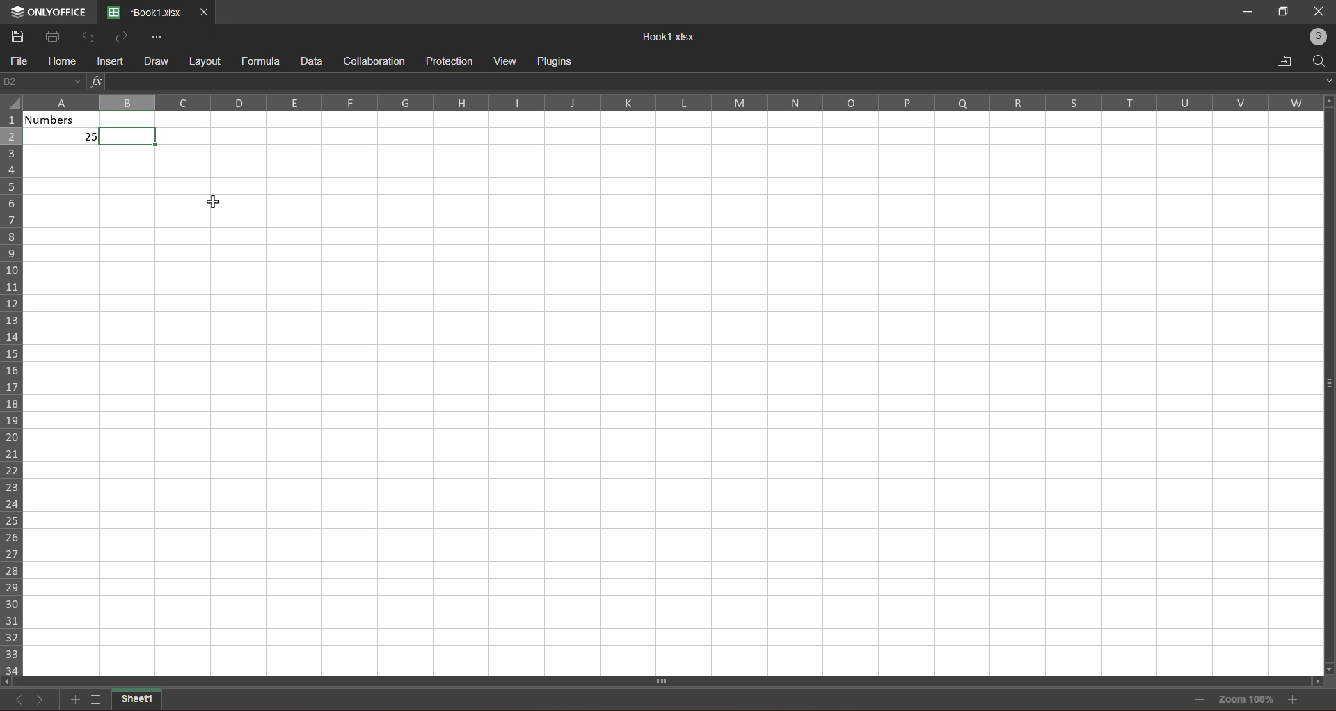 The image size is (1336, 711). Describe the element at coordinates (134, 136) in the screenshot. I see `cell select` at that location.